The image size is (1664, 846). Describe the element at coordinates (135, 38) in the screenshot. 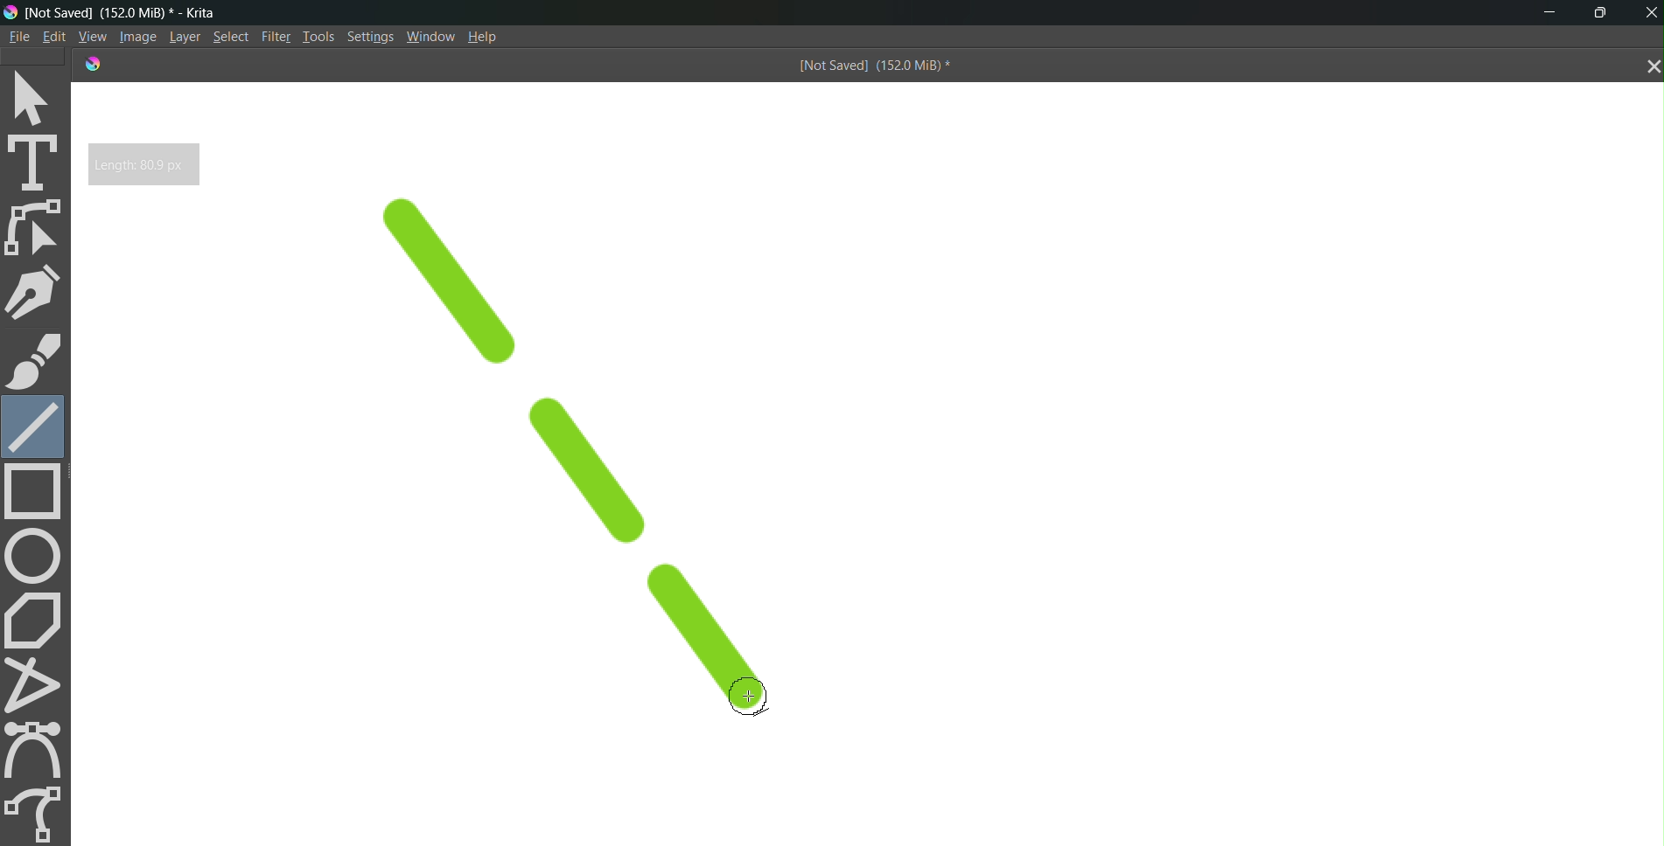

I see `Image` at that location.